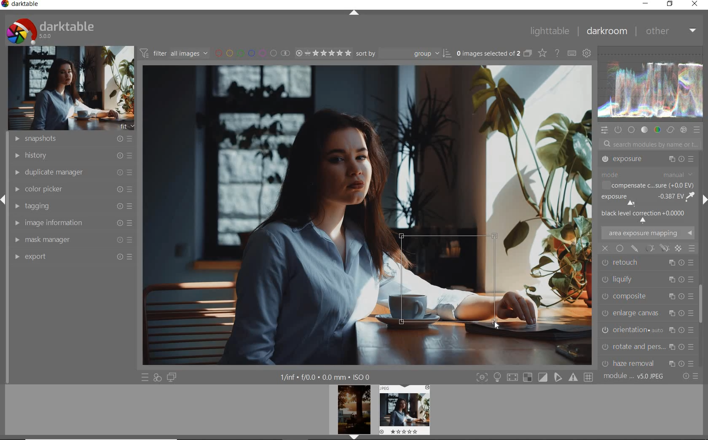  What do you see at coordinates (21, 5) in the screenshot?
I see `SYSTEM NAME` at bounding box center [21, 5].